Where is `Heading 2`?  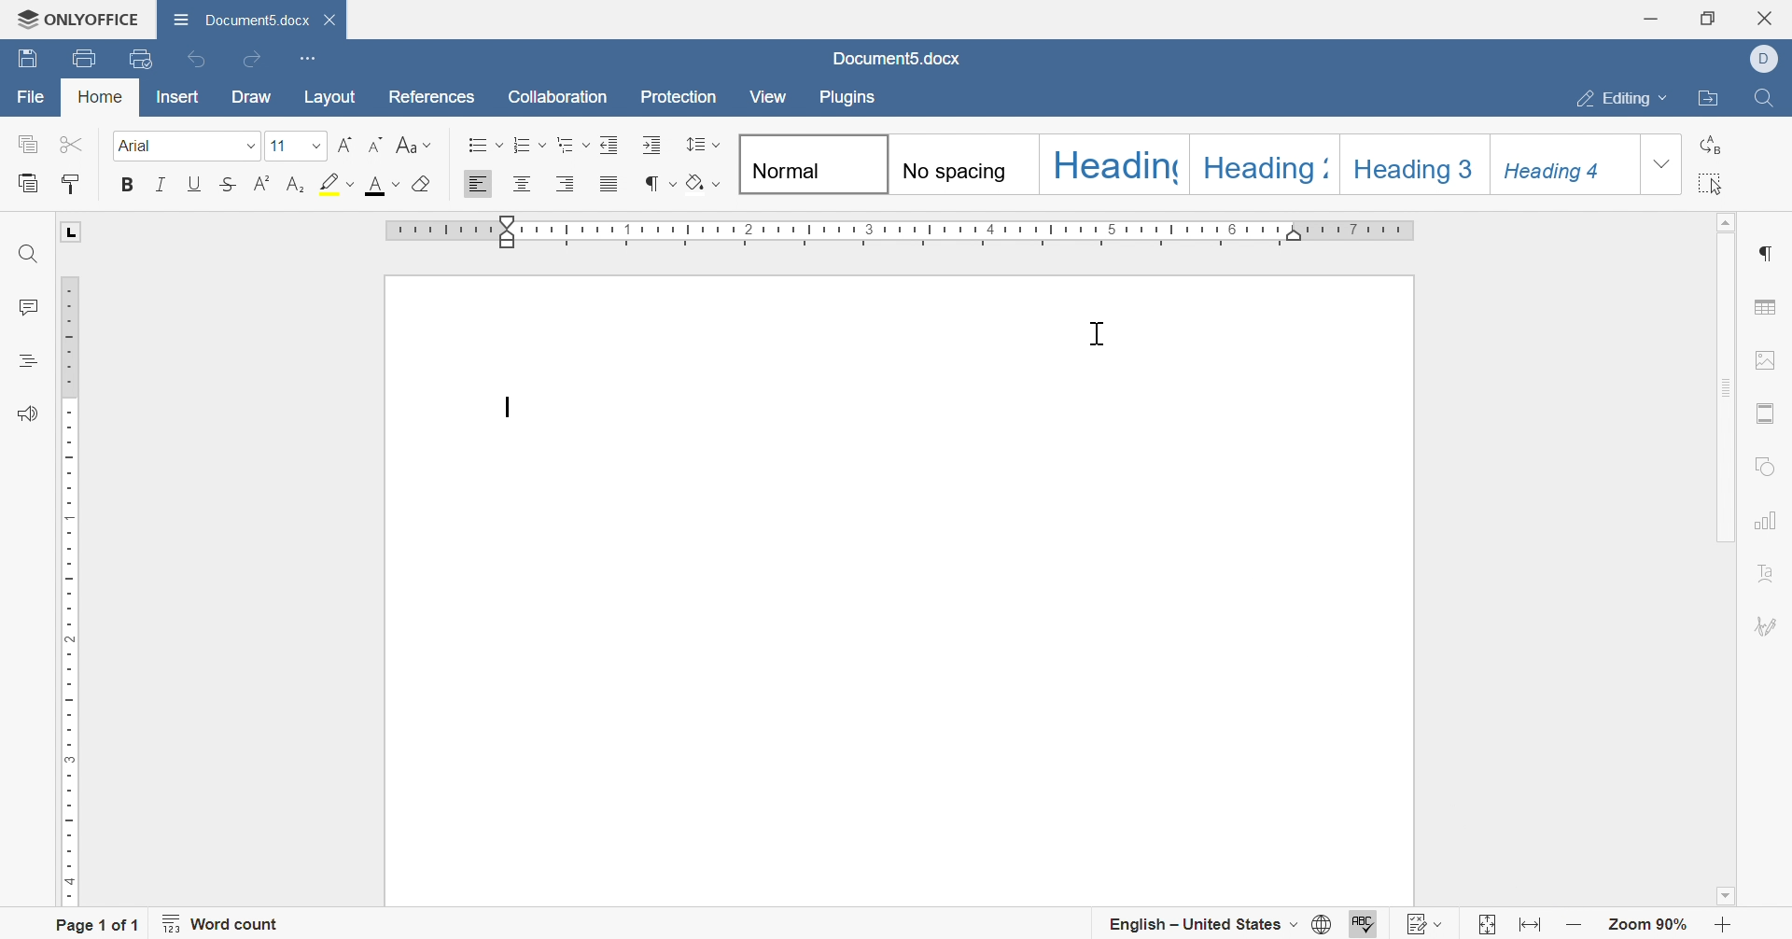 Heading 2 is located at coordinates (1258, 163).